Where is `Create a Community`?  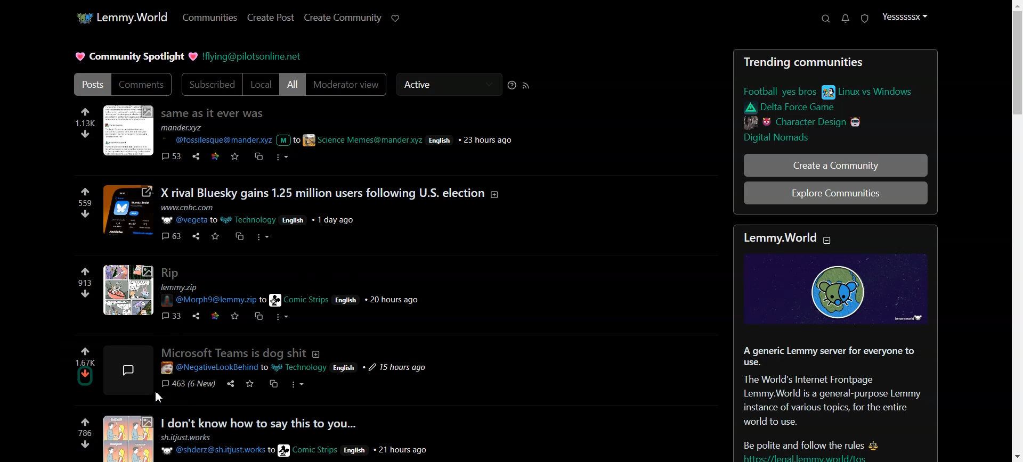 Create a Community is located at coordinates (837, 167).